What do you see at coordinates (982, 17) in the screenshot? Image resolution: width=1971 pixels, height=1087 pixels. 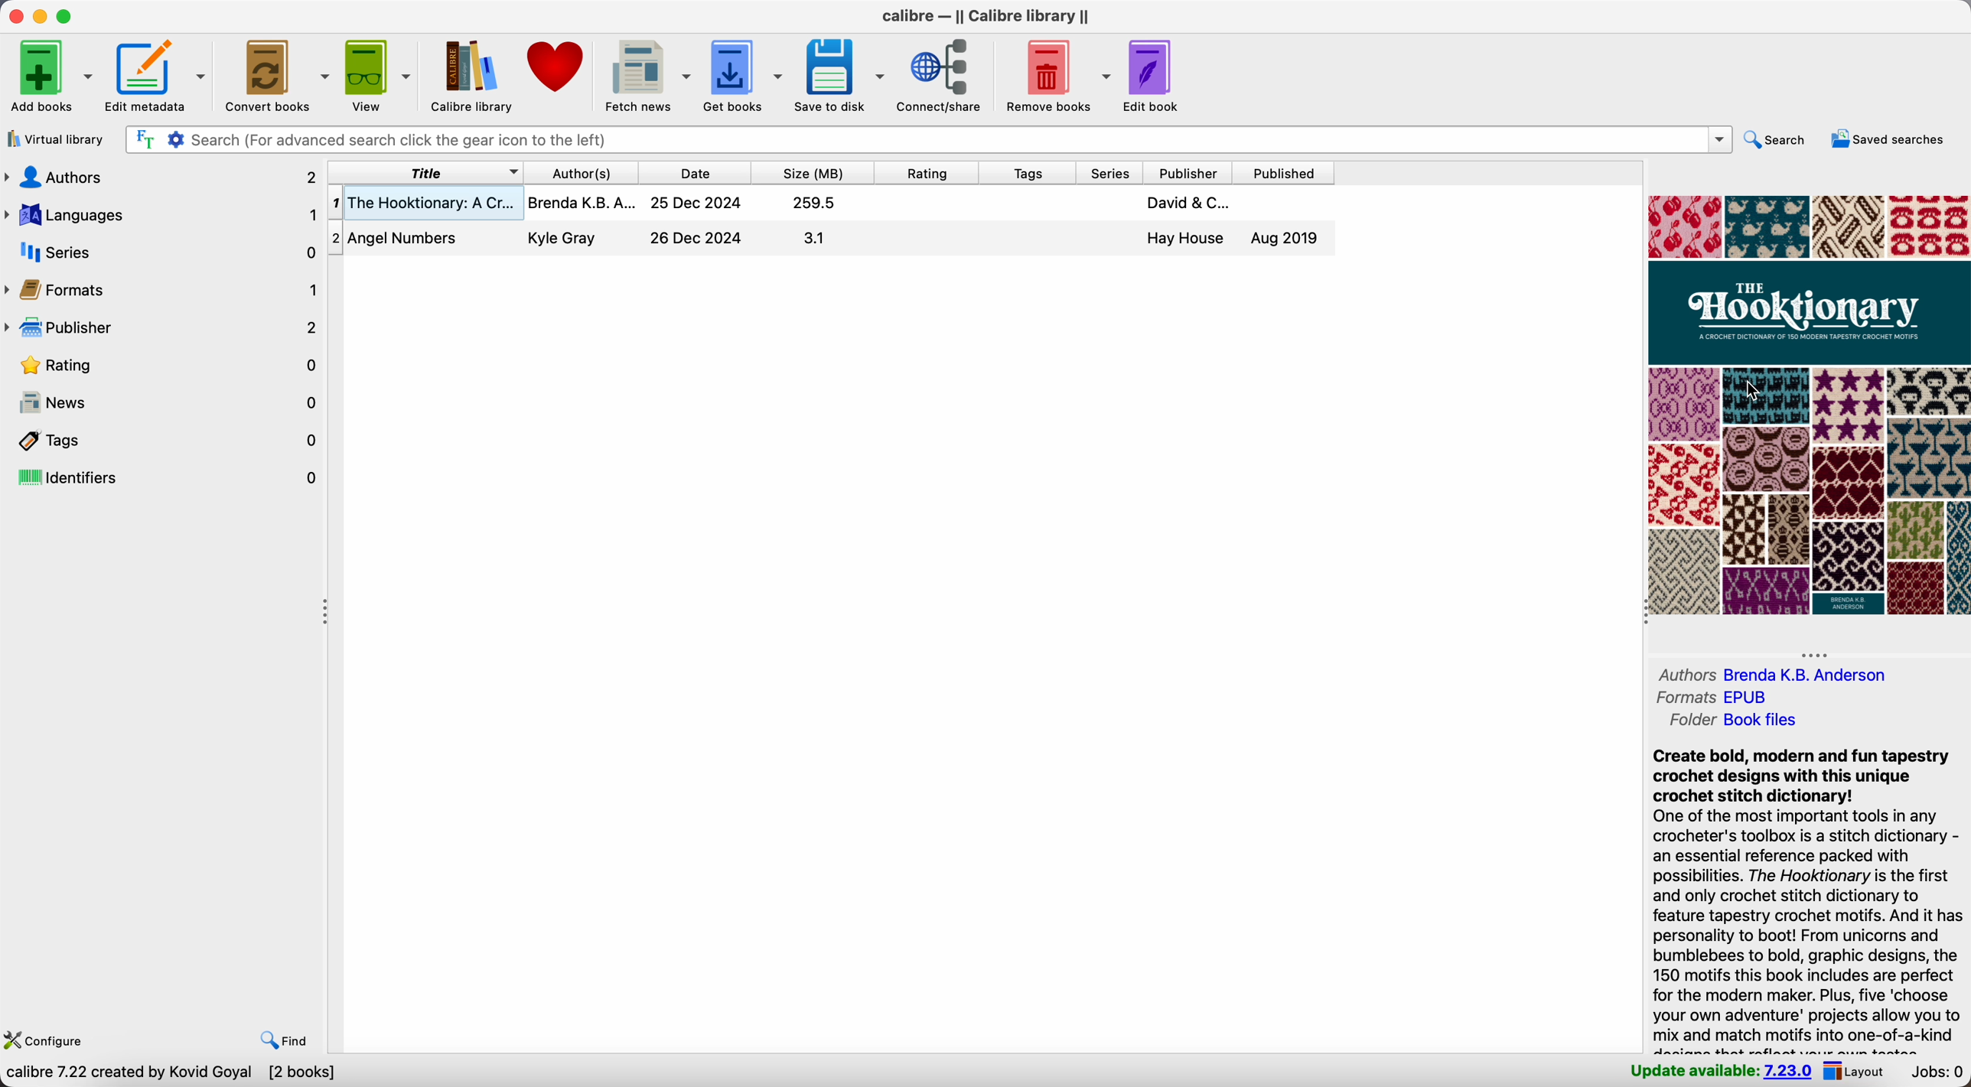 I see `Calibre` at bounding box center [982, 17].